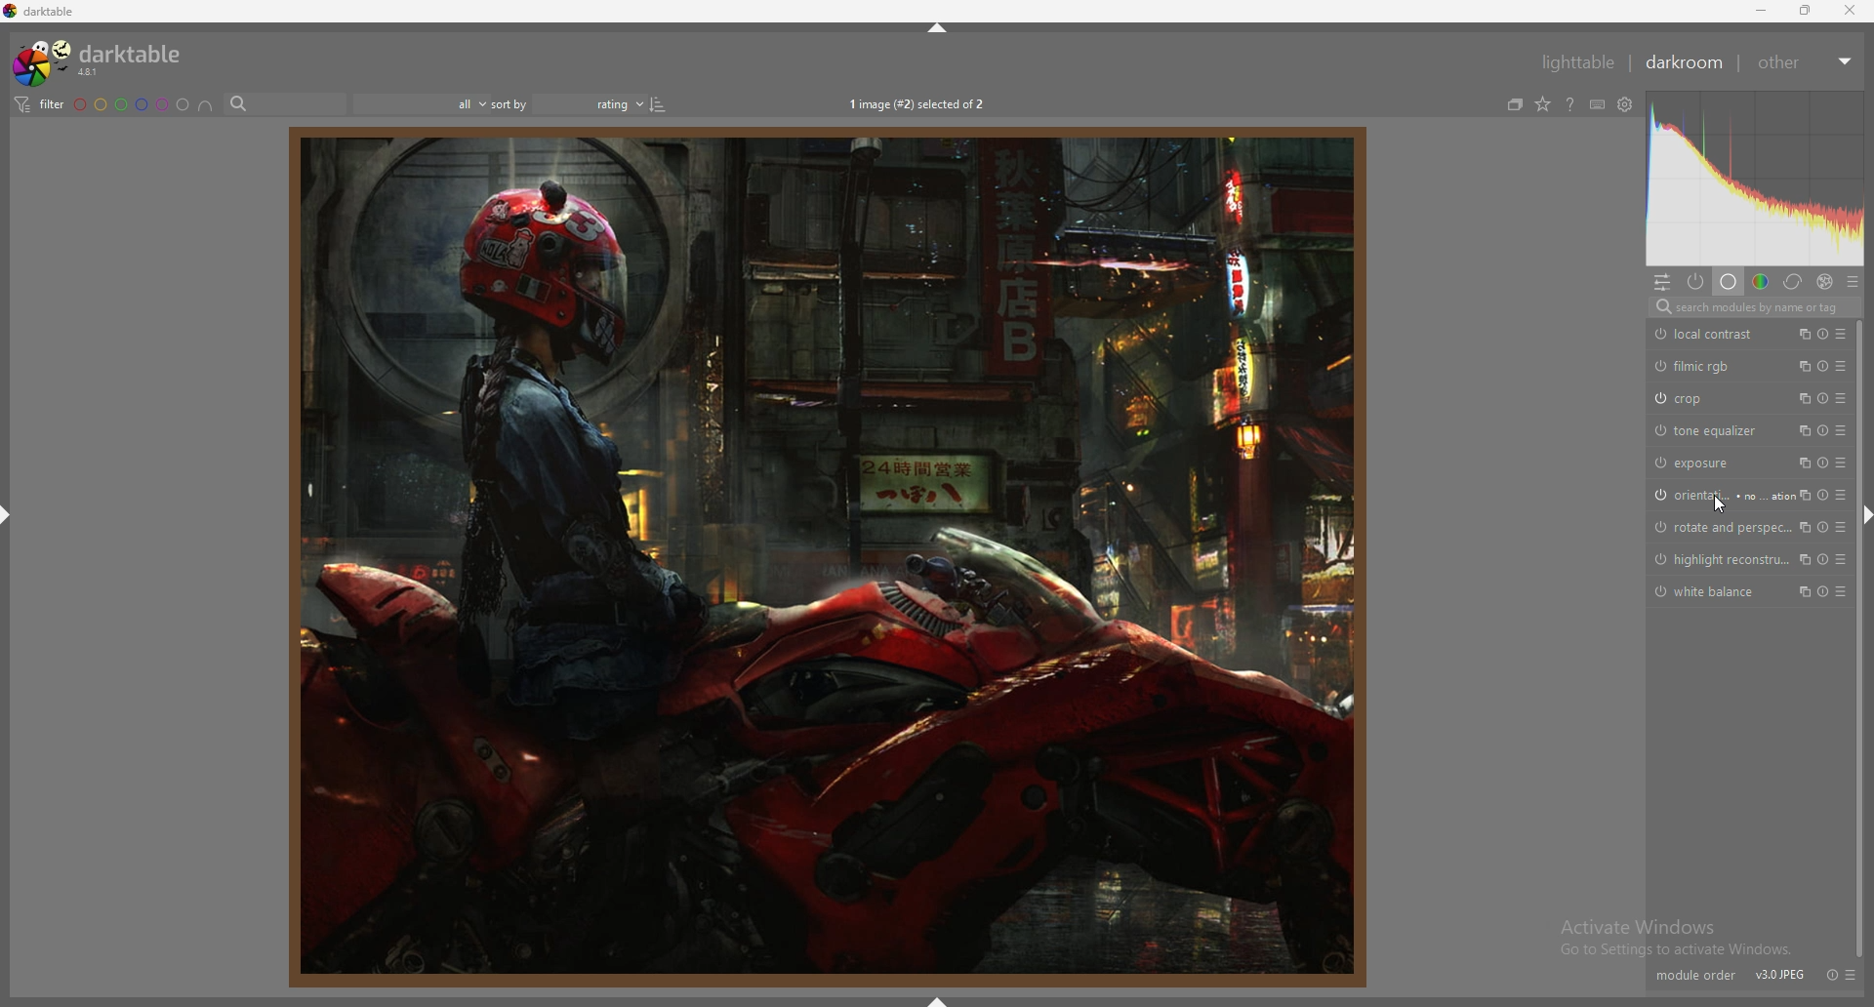  Describe the element at coordinates (1849, 11) in the screenshot. I see `close` at that location.